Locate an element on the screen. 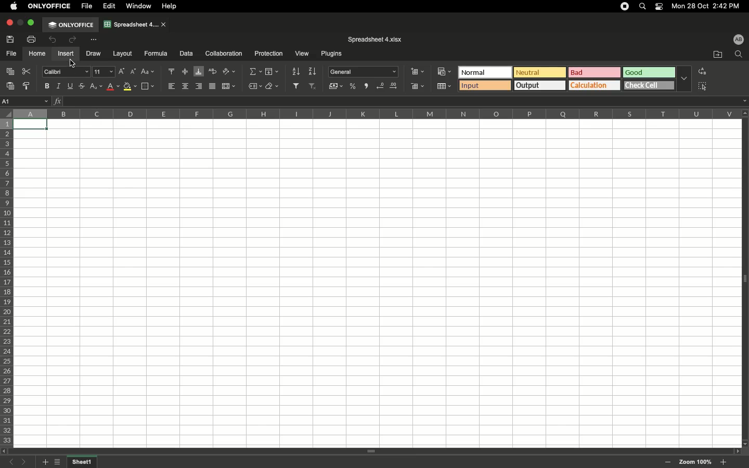 The image size is (749, 468). Neutral is located at coordinates (540, 72).